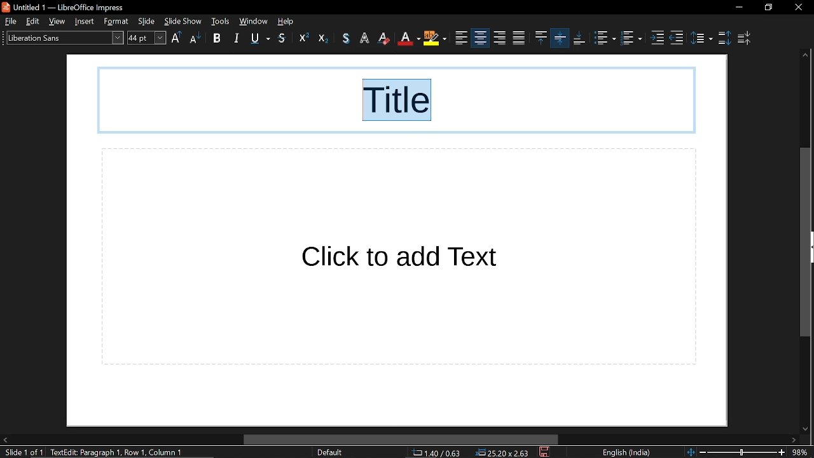 The height and width of the screenshot is (458, 814). Describe the element at coordinates (802, 452) in the screenshot. I see `current zoom` at that location.